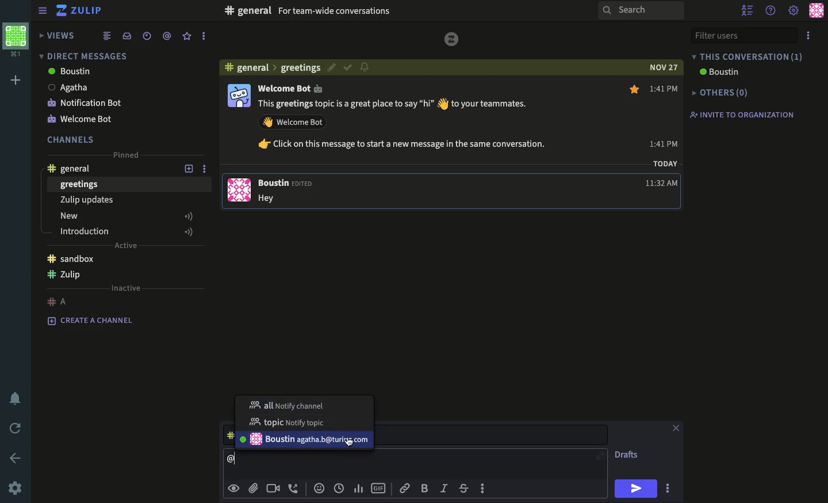  What do you see at coordinates (291, 422) in the screenshot?
I see `topic notify topic` at bounding box center [291, 422].